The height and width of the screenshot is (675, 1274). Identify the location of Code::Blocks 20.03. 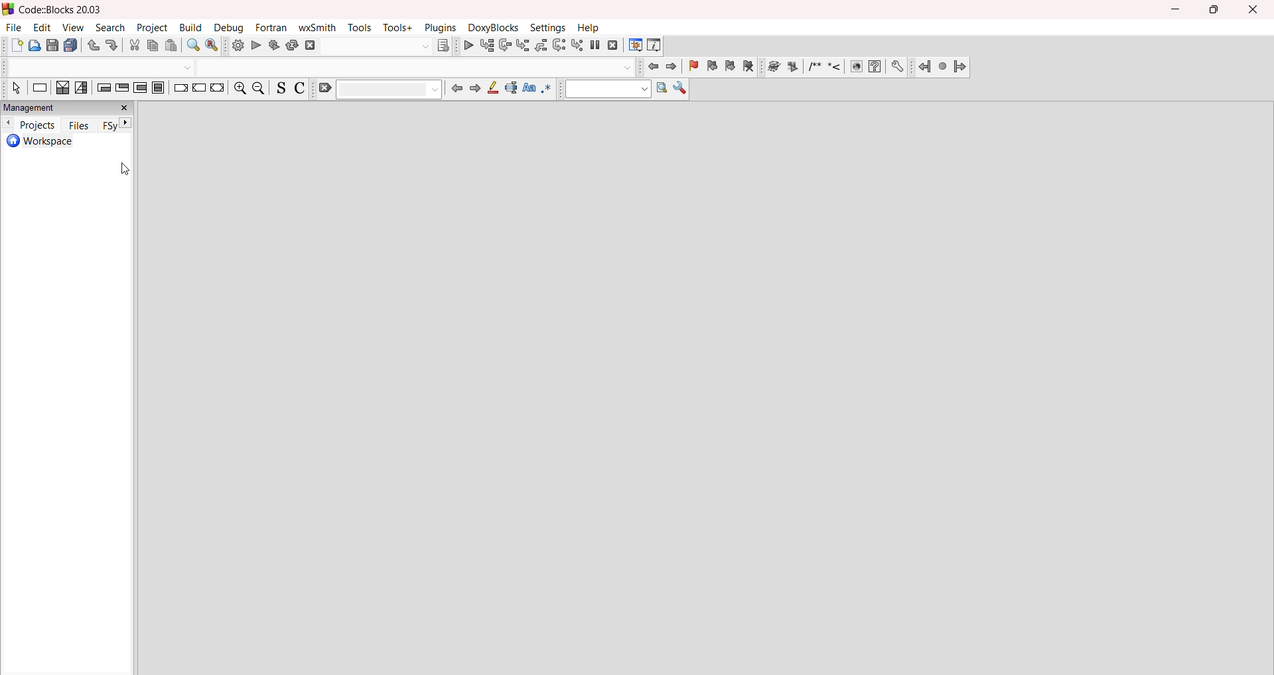
(55, 10).